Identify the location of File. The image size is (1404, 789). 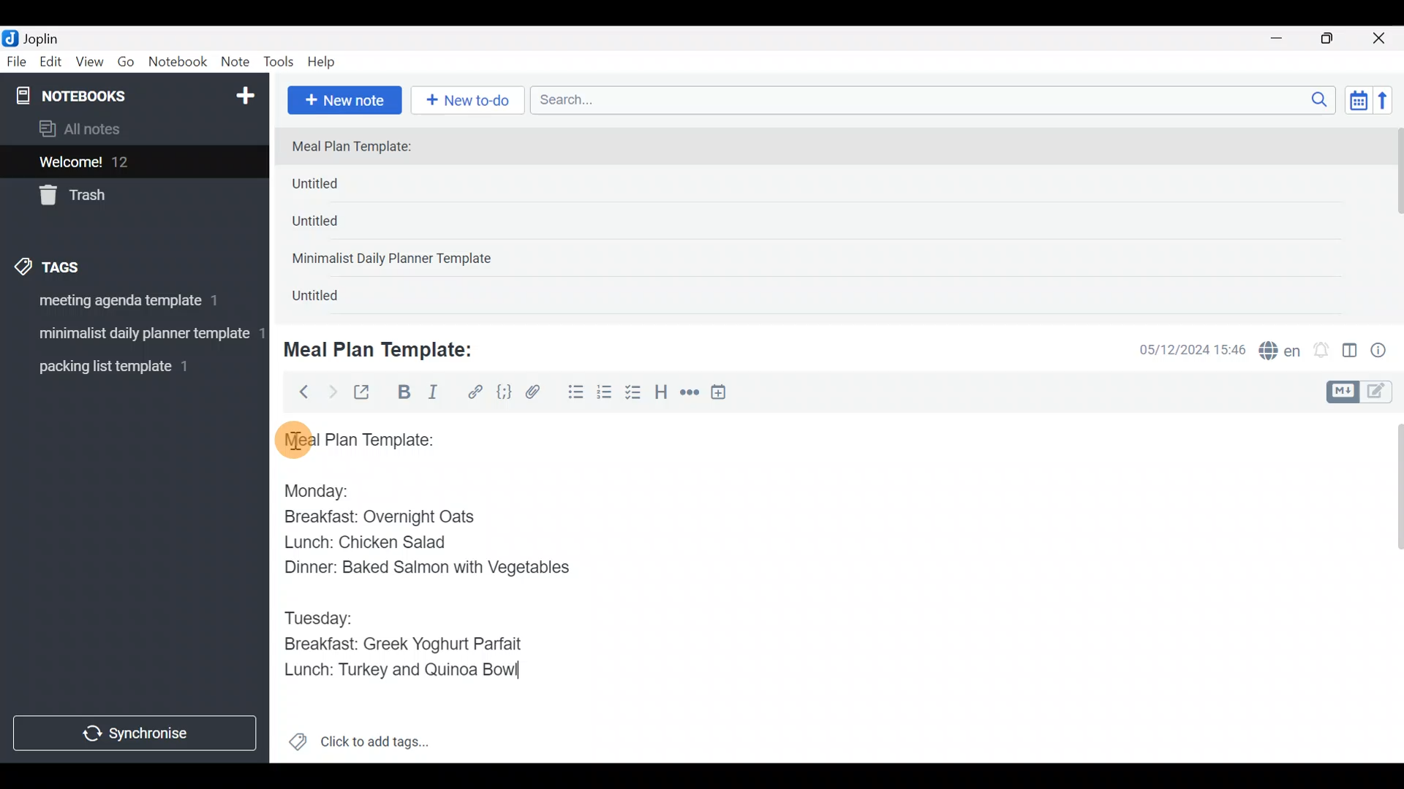
(18, 62).